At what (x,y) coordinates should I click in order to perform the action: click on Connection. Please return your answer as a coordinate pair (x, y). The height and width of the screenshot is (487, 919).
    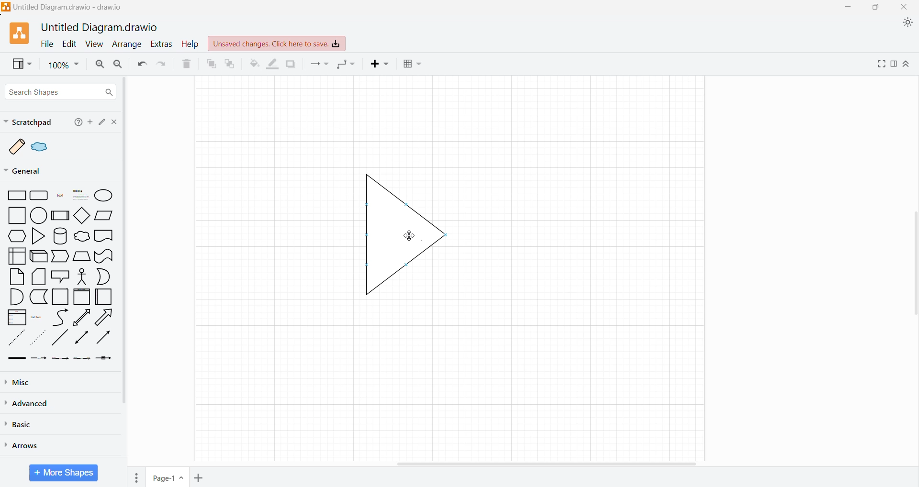
    Looking at the image, I should click on (320, 63).